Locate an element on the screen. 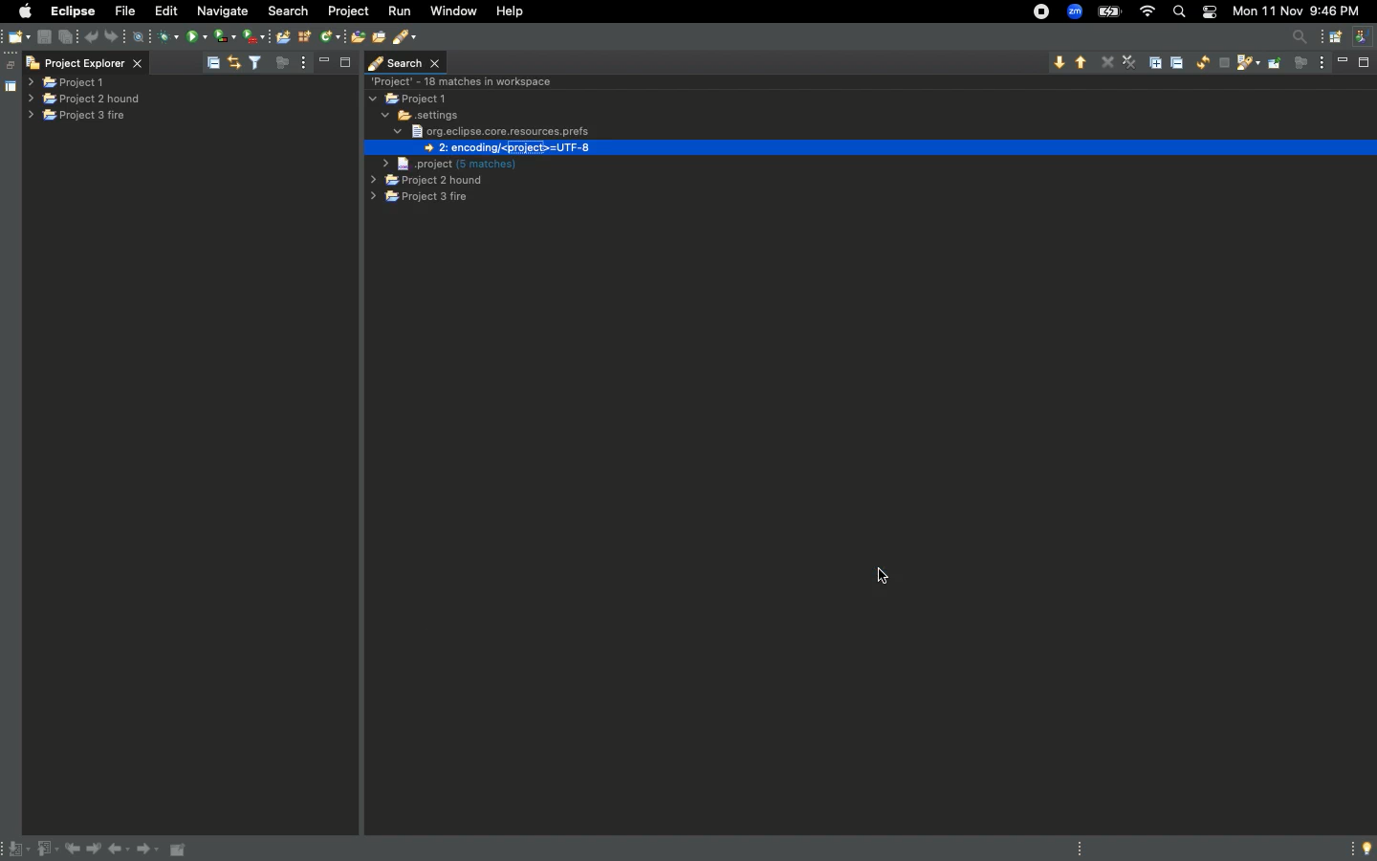 This screenshot has height=861, width=1377. open task is located at coordinates (379, 36).